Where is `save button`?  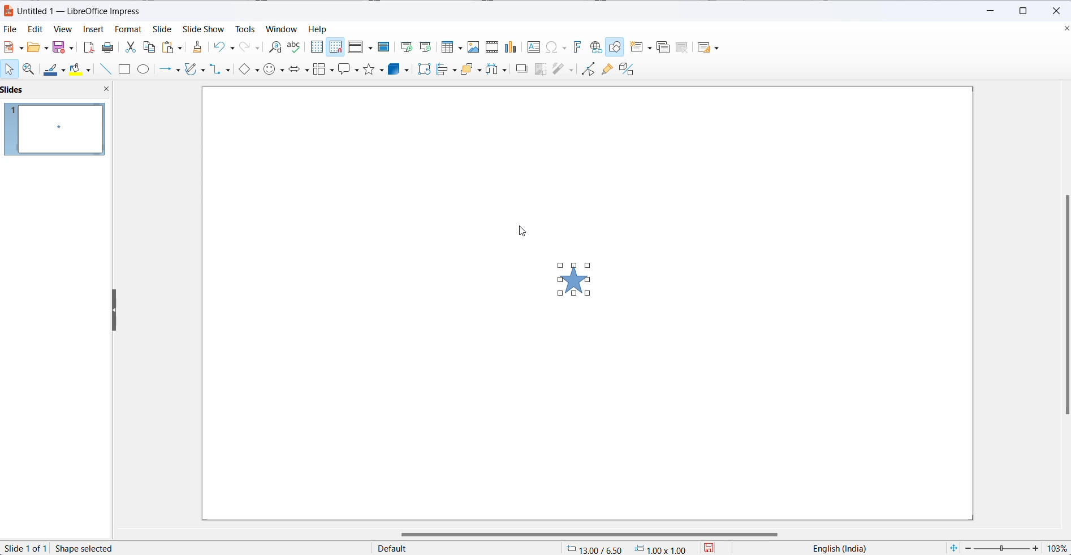
save button is located at coordinates (716, 548).